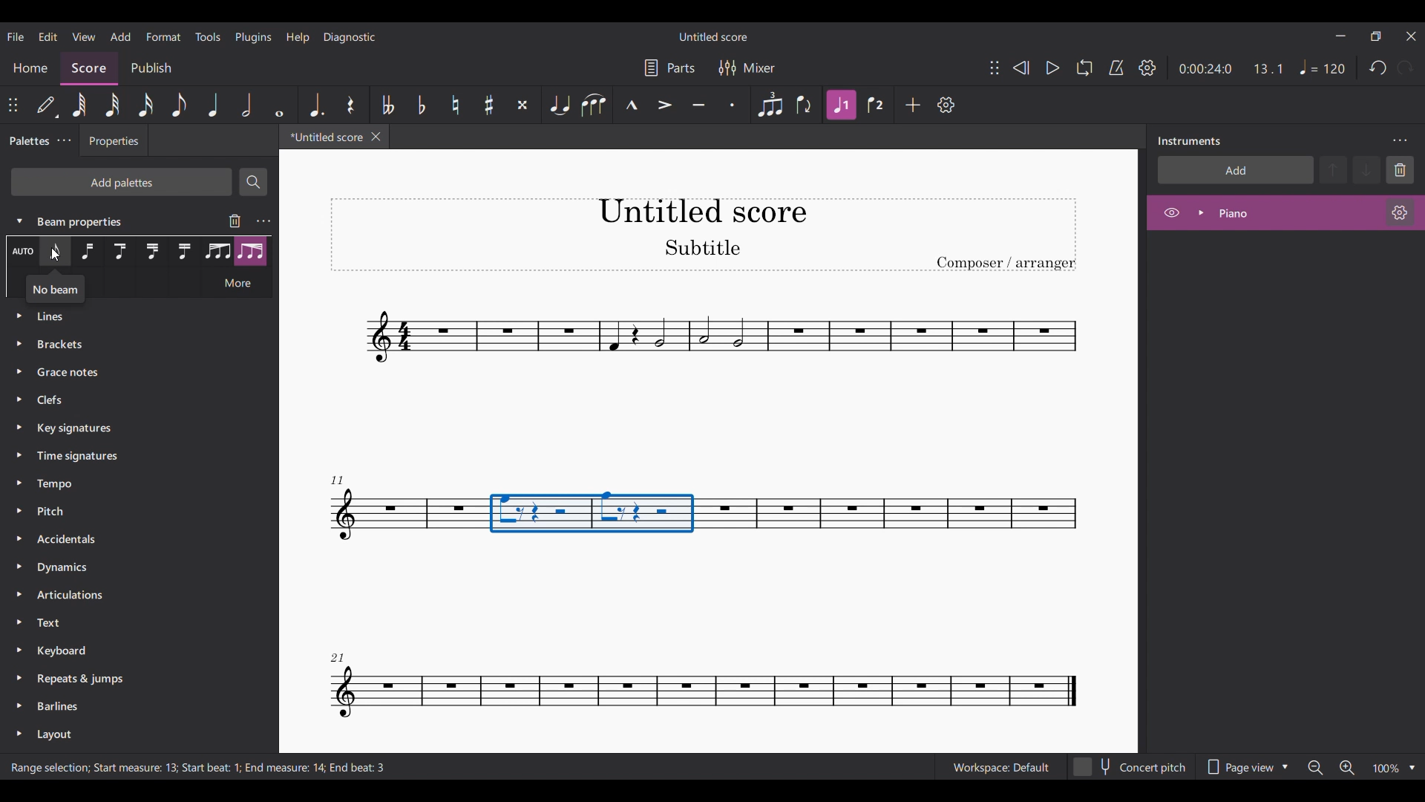 The height and width of the screenshot is (802, 1425). I want to click on Expand, so click(1201, 212).